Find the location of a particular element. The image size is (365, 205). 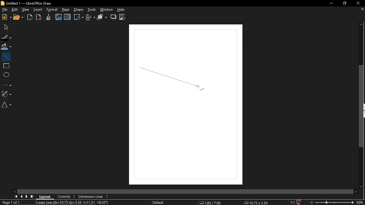

Insert  is located at coordinates (37, 10).